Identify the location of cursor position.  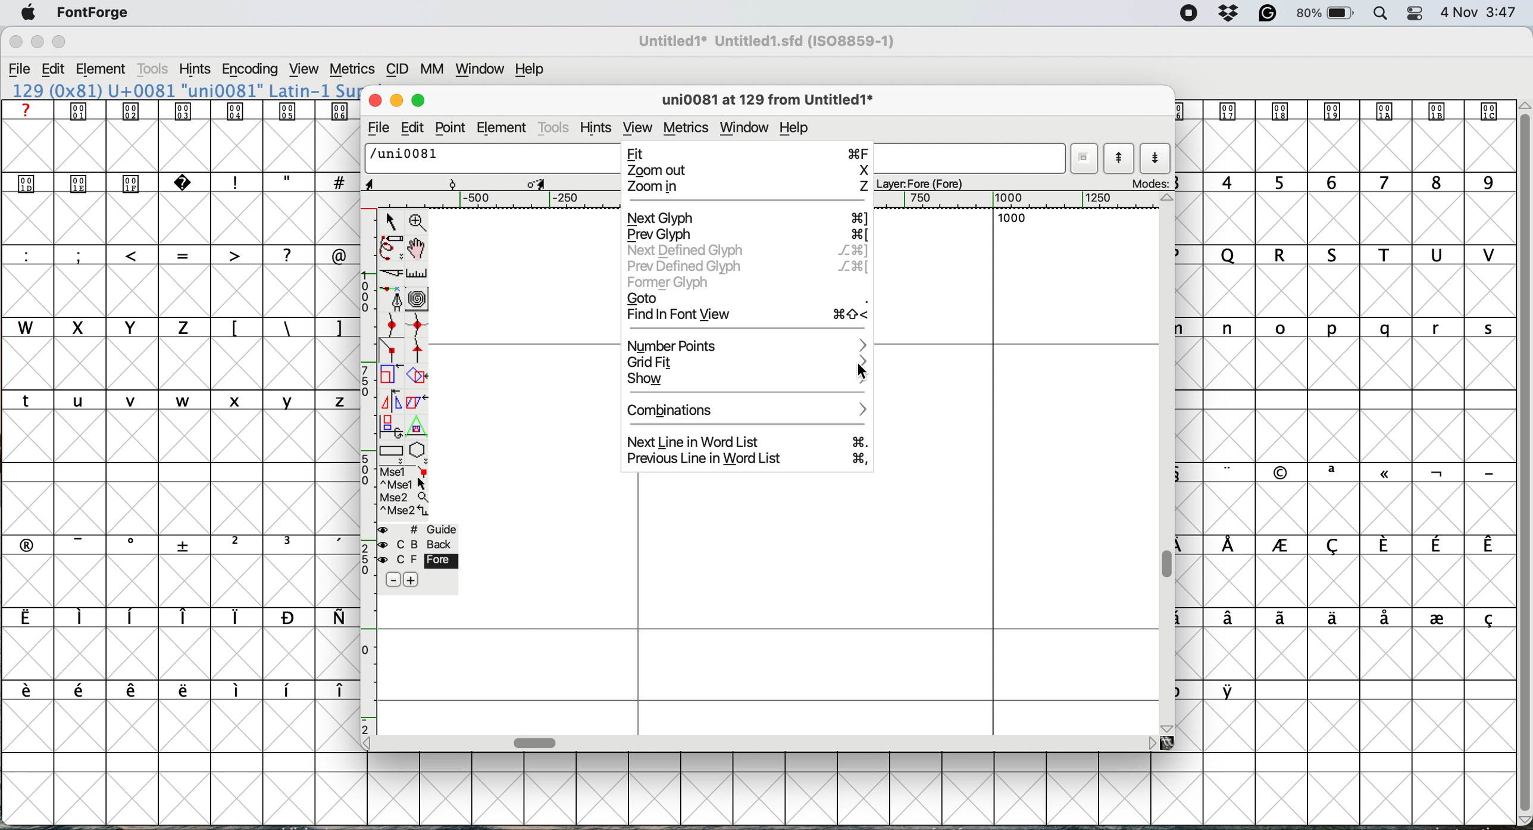
(389, 183).